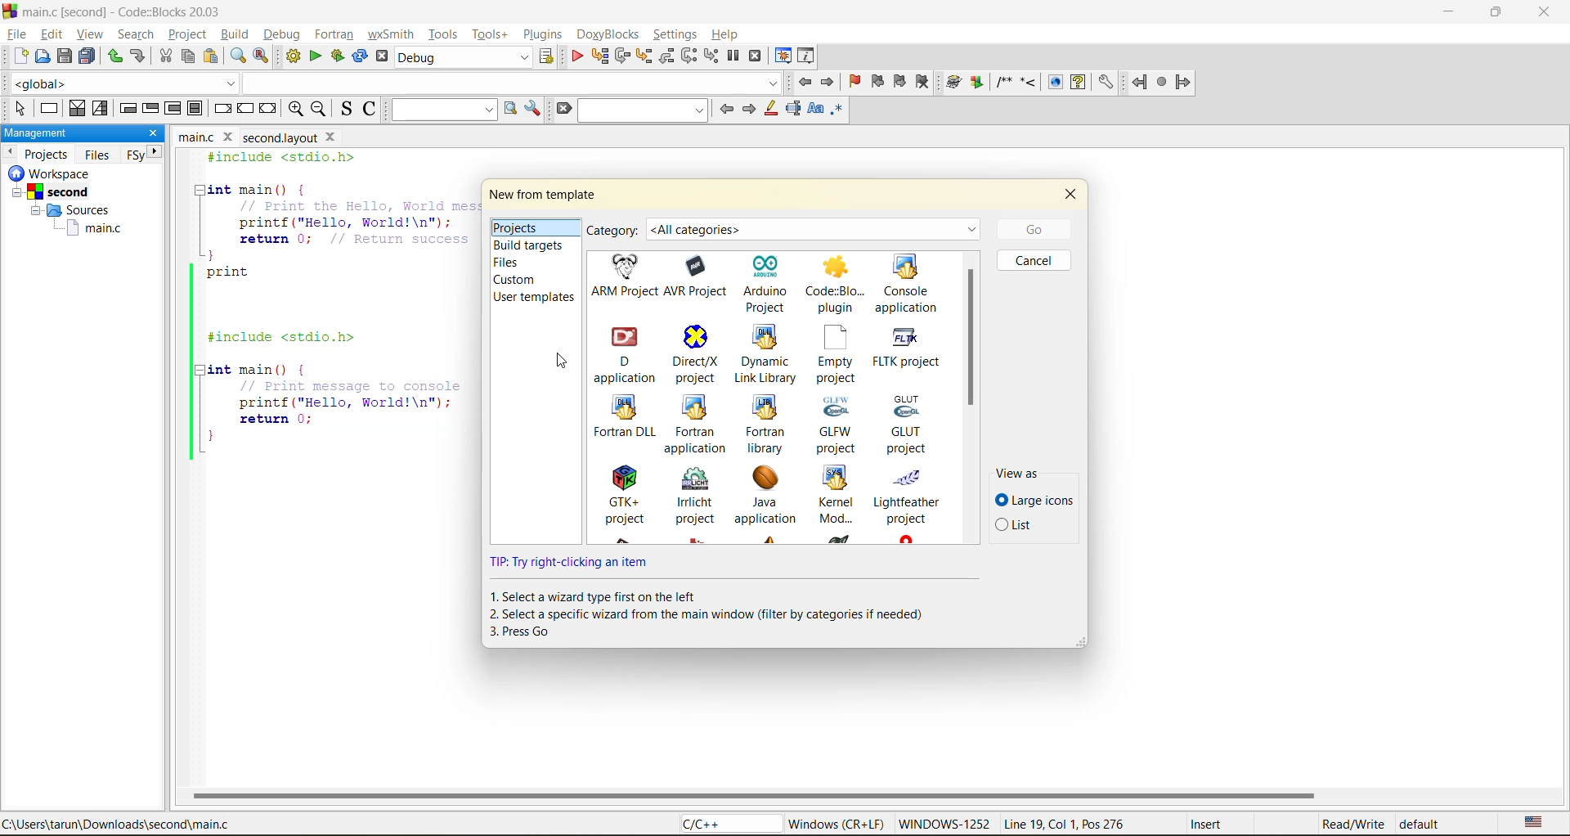 The height and width of the screenshot is (836, 1570). What do you see at coordinates (385, 57) in the screenshot?
I see `abort` at bounding box center [385, 57].